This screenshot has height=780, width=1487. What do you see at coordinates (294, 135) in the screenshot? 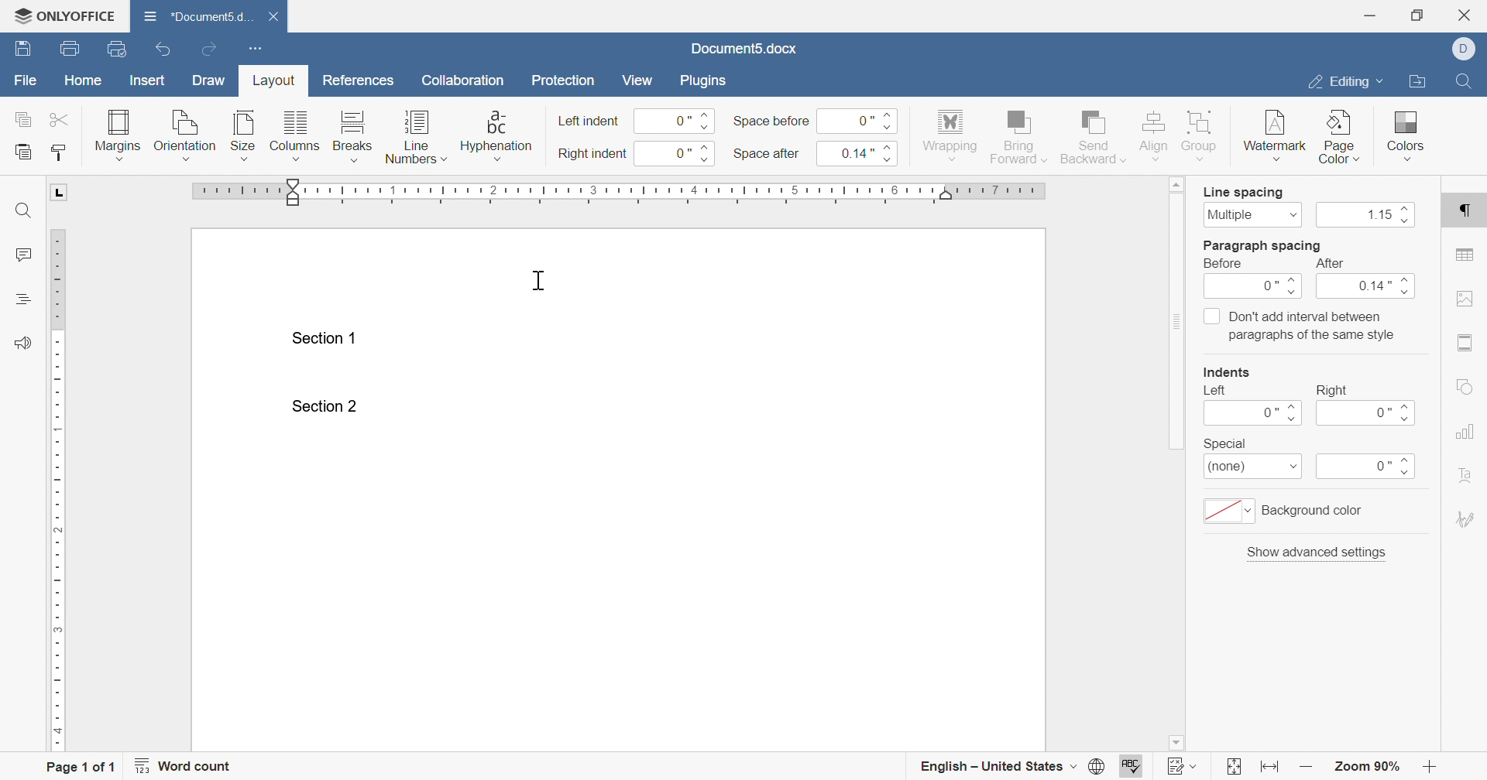
I see `columns` at bounding box center [294, 135].